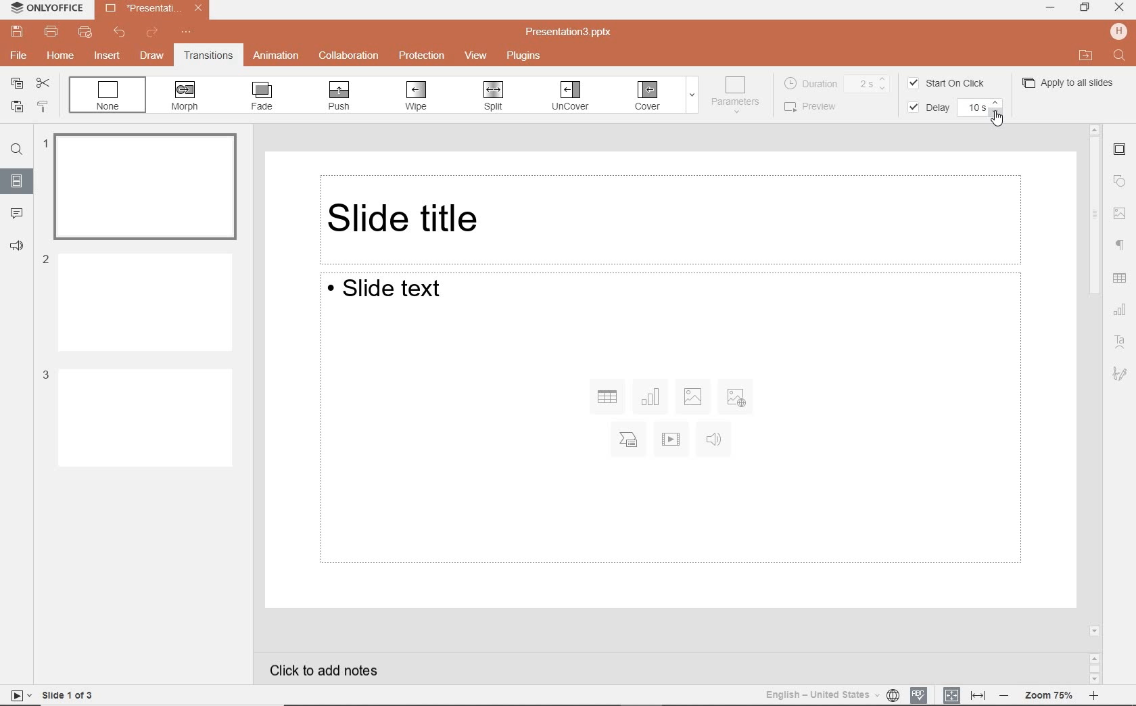  Describe the element at coordinates (1124, 376) in the screenshot. I see `Signature` at that location.